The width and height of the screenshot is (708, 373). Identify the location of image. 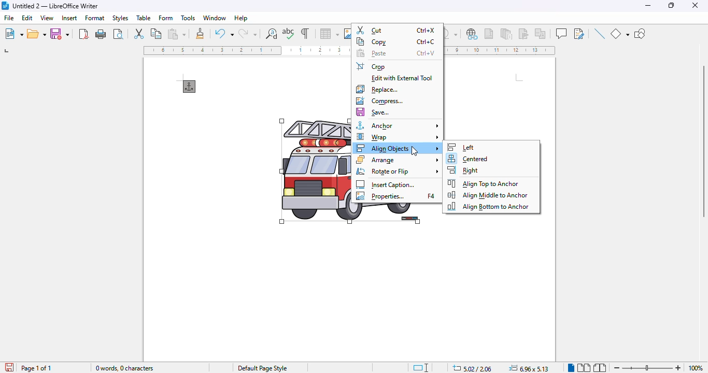
(315, 172).